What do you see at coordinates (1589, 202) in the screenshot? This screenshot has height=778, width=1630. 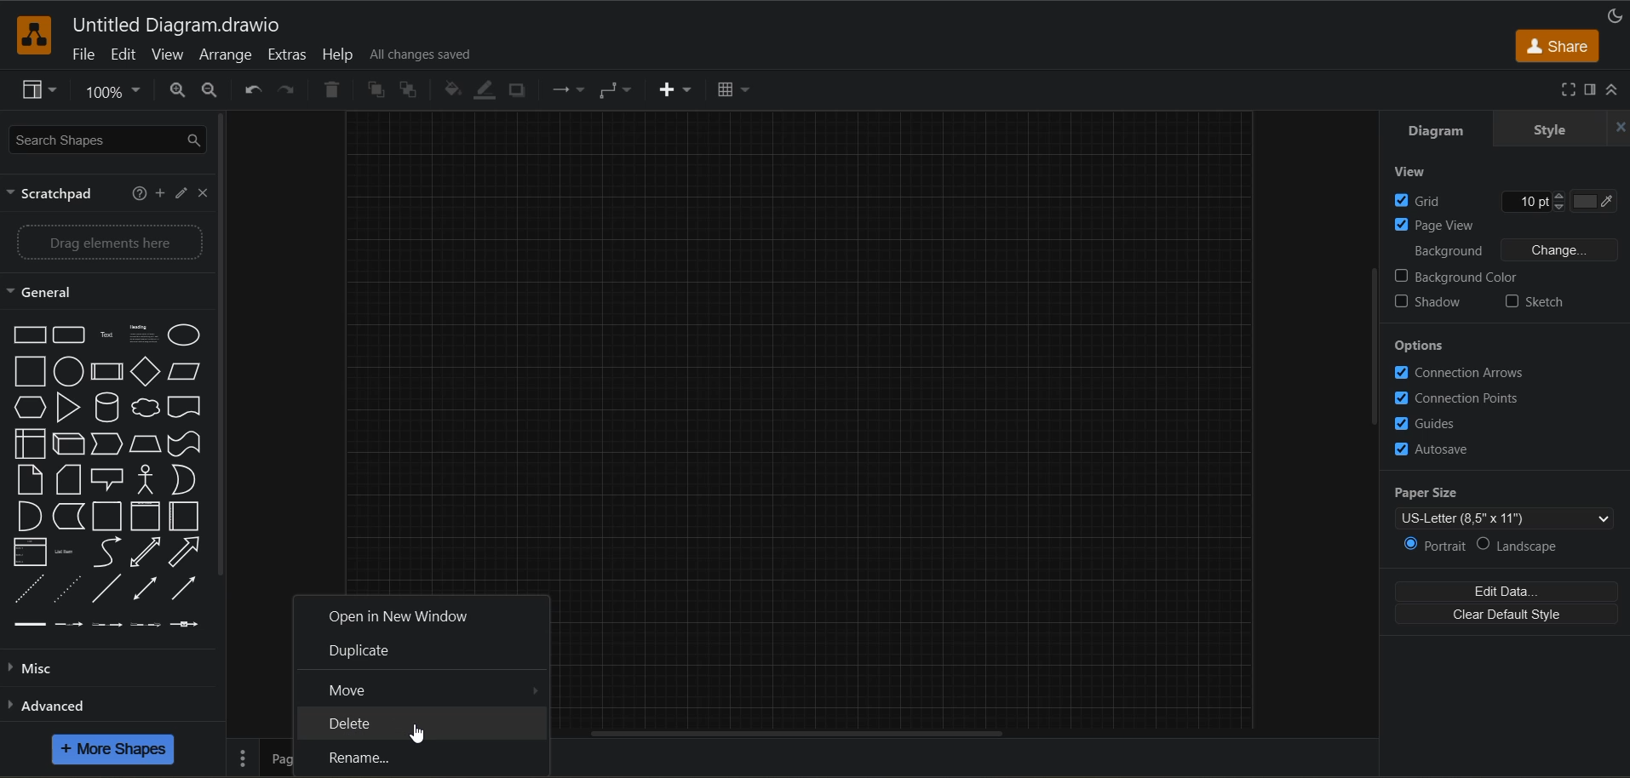 I see `Grid color` at bounding box center [1589, 202].